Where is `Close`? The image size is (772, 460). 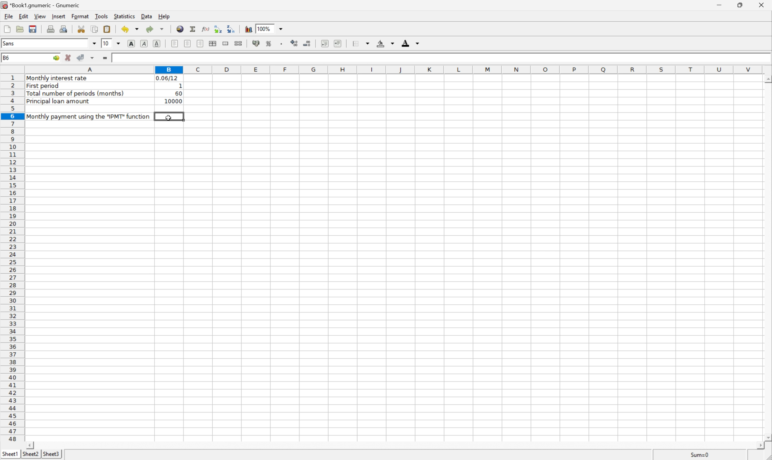
Close is located at coordinates (762, 5).